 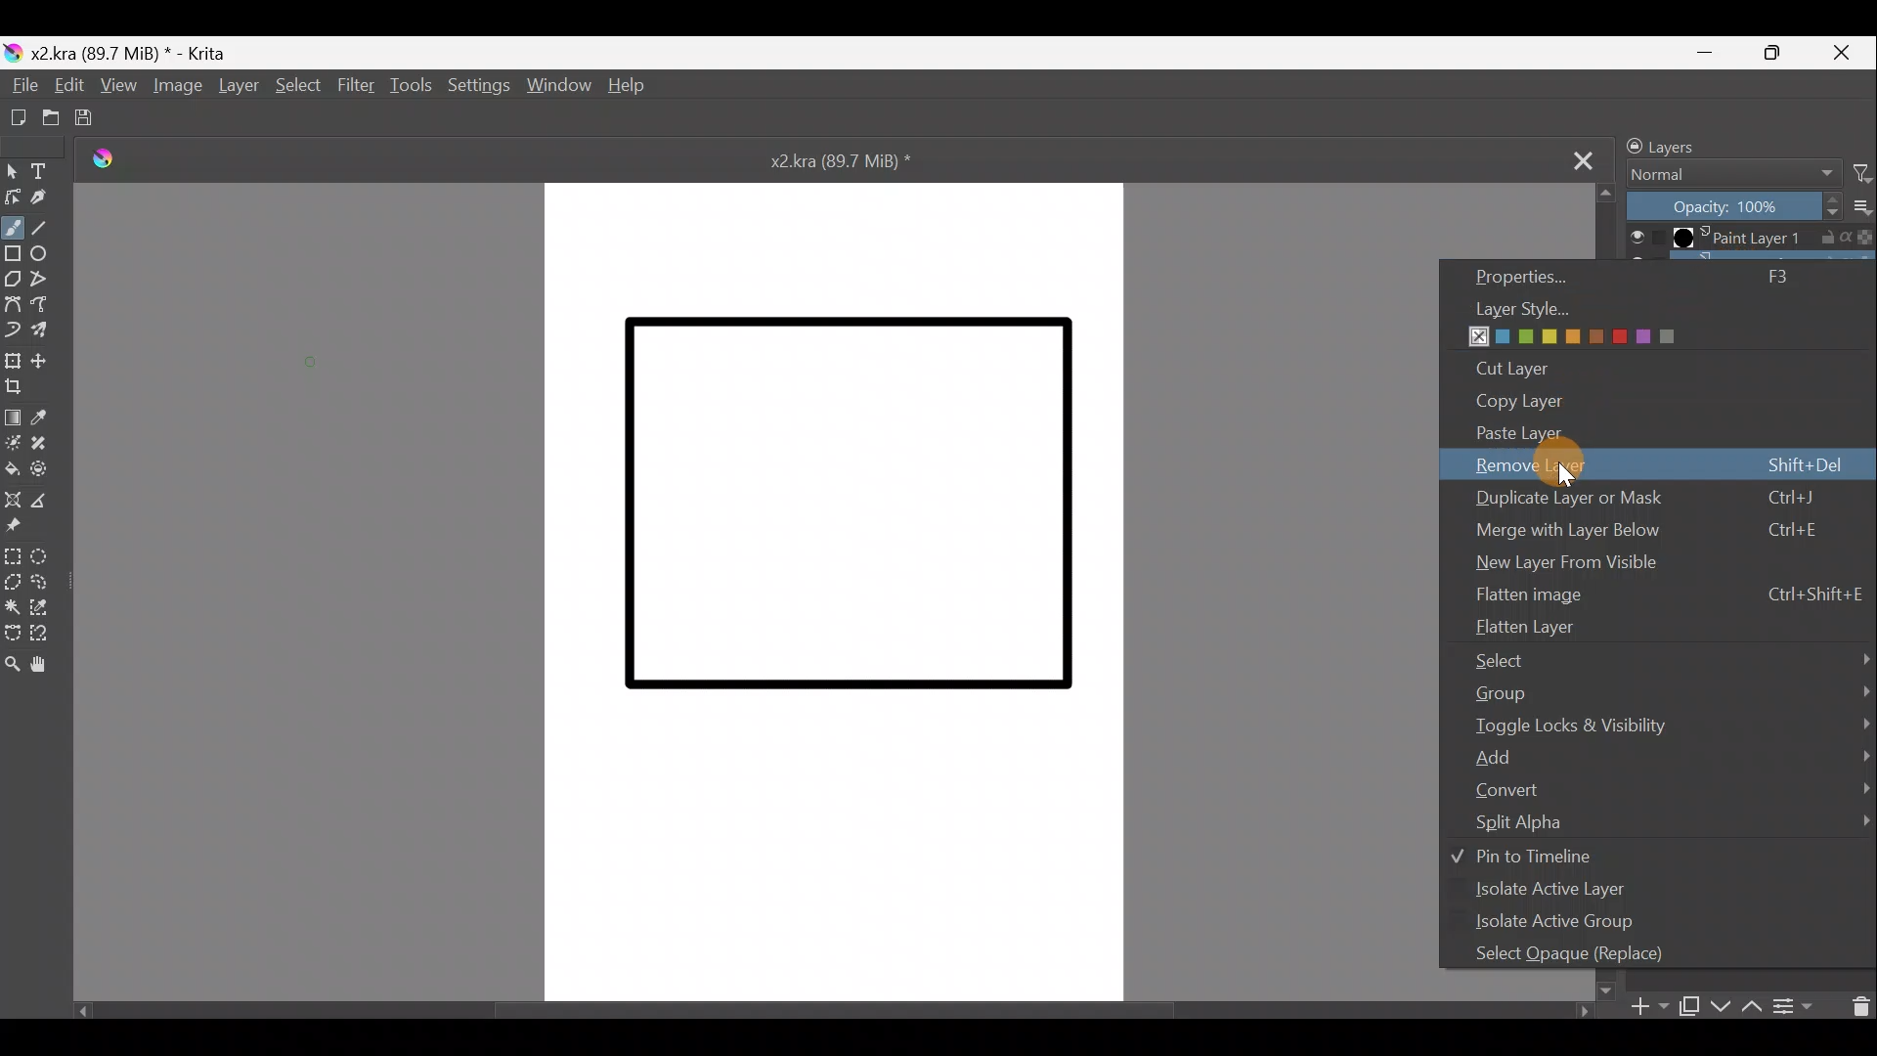 What do you see at coordinates (1665, 624) in the screenshot?
I see `Flatten layer` at bounding box center [1665, 624].